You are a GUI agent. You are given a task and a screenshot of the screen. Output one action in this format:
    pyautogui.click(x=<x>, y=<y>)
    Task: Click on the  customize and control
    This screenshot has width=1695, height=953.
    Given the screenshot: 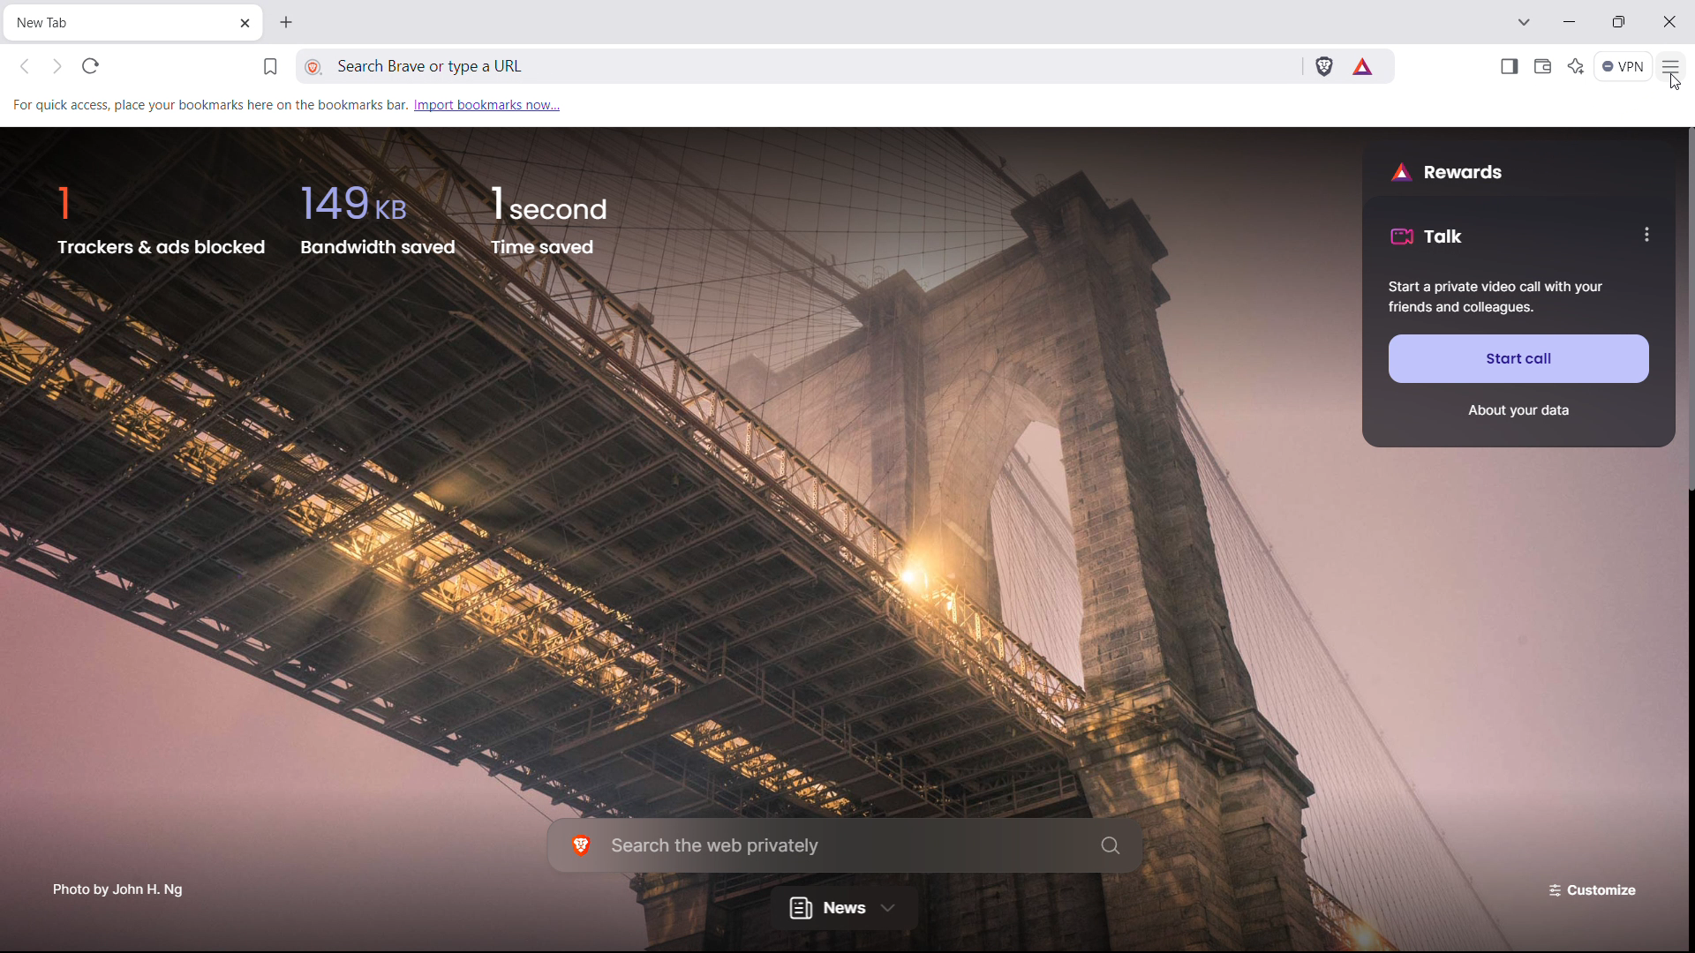 What is the action you would take?
    pyautogui.click(x=1673, y=65)
    